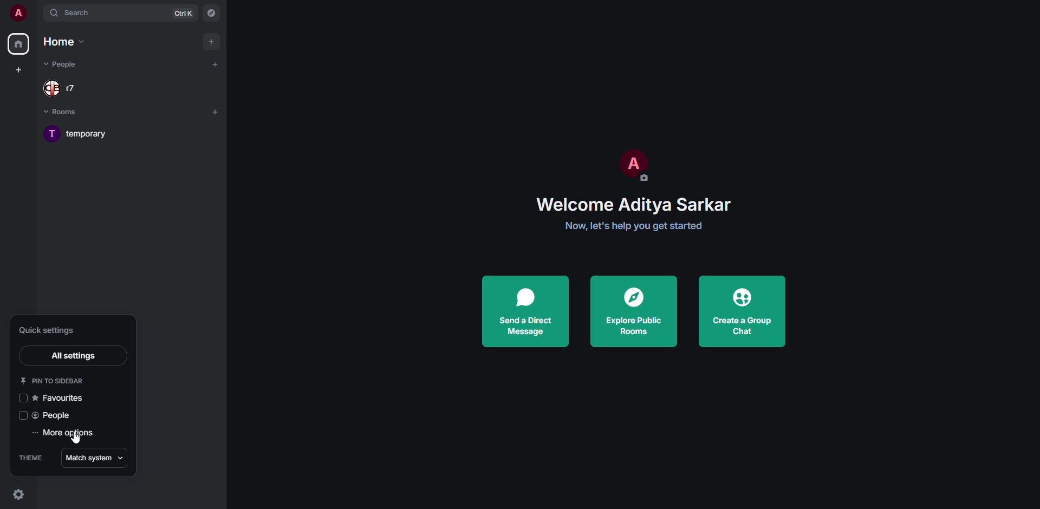  Describe the element at coordinates (20, 70) in the screenshot. I see `create space` at that location.